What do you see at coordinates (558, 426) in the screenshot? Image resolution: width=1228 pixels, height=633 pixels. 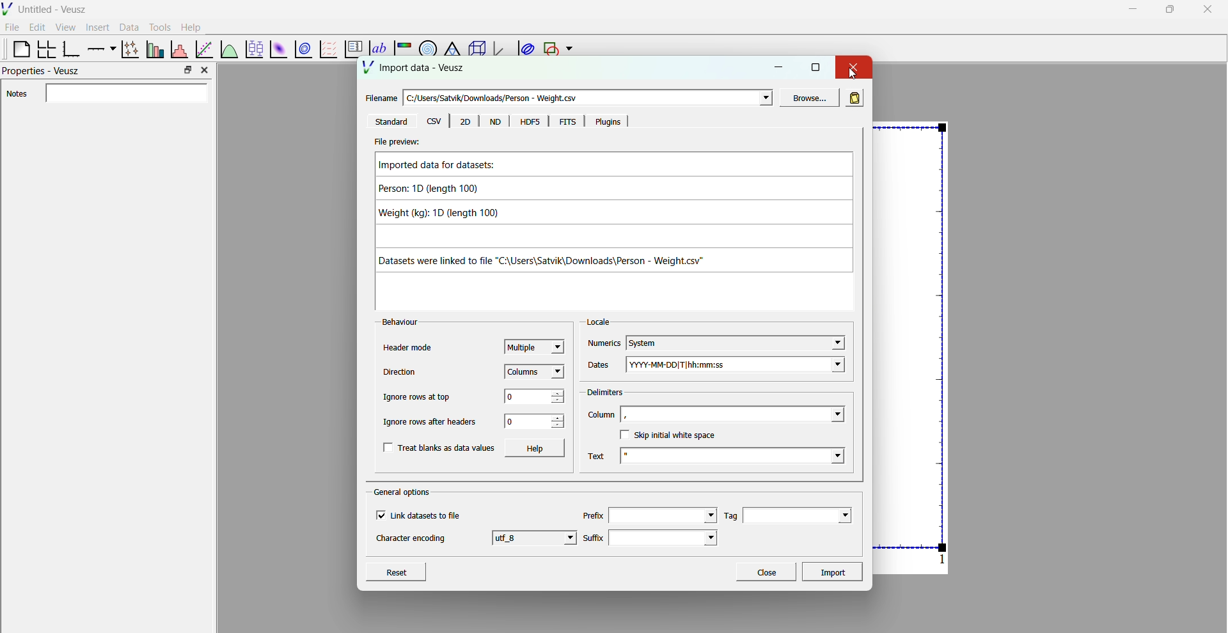 I see `decrease value` at bounding box center [558, 426].